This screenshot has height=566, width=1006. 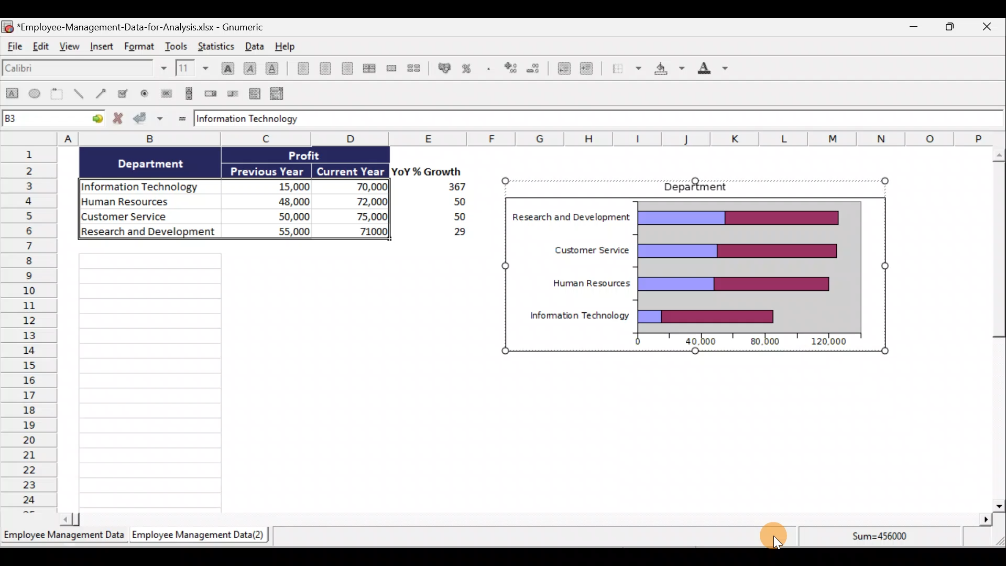 I want to click on Formula bar, so click(x=660, y=120).